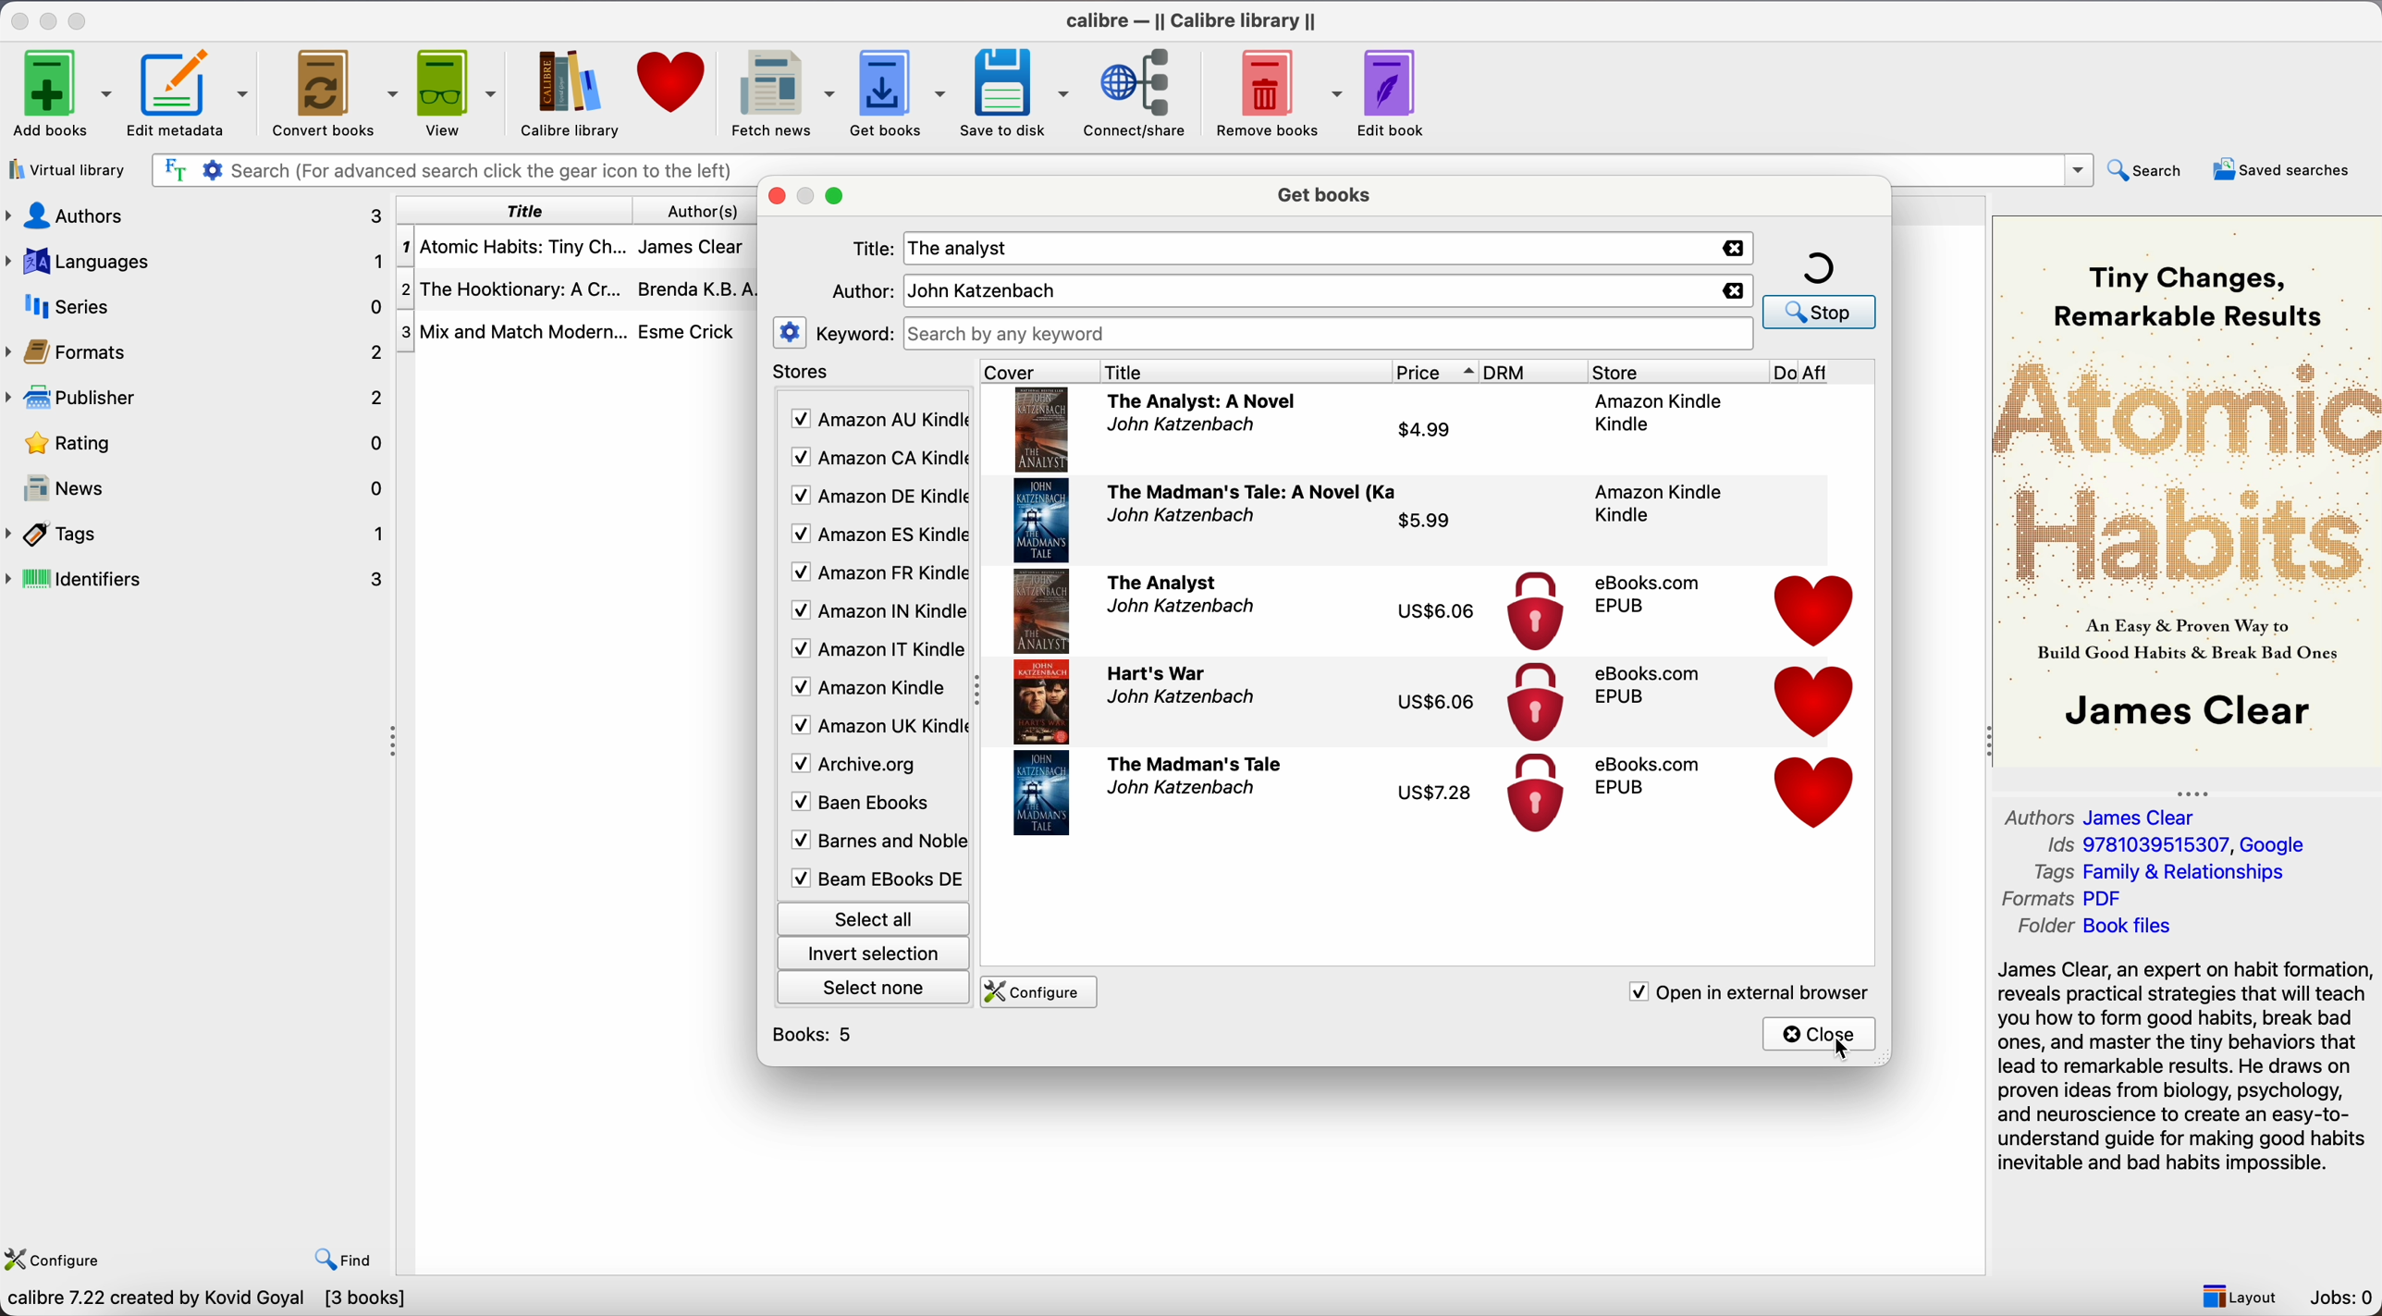  Describe the element at coordinates (877, 537) in the screenshot. I see `Amazon ES Kindle` at that location.